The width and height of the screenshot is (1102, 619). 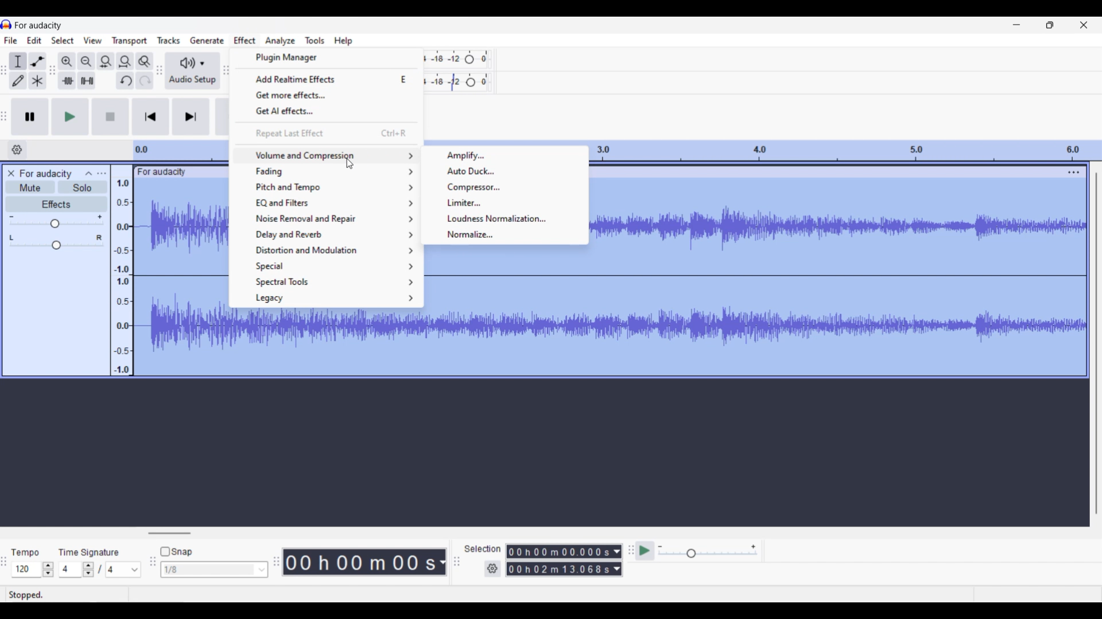 What do you see at coordinates (245, 40) in the screenshot?
I see `Effect menu` at bounding box center [245, 40].